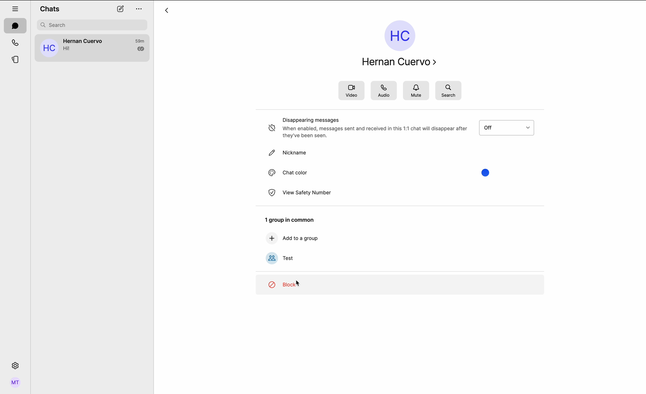  What do you see at coordinates (379, 172) in the screenshot?
I see `chat color` at bounding box center [379, 172].